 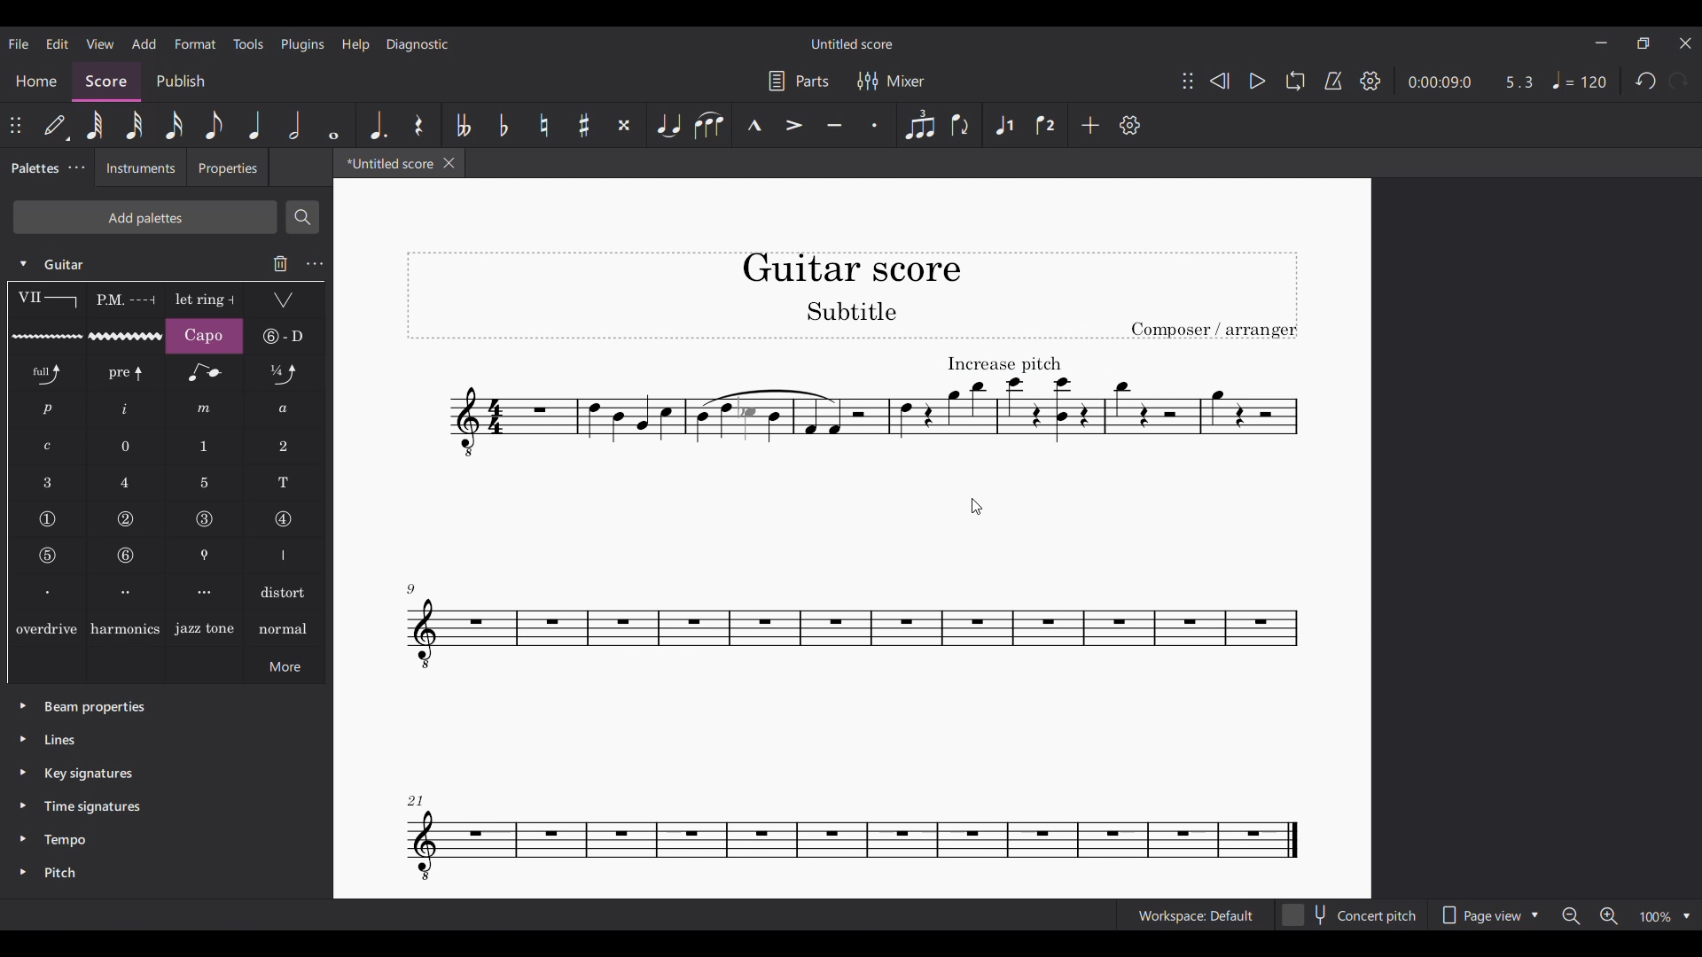 I want to click on Search, so click(x=302, y=217).